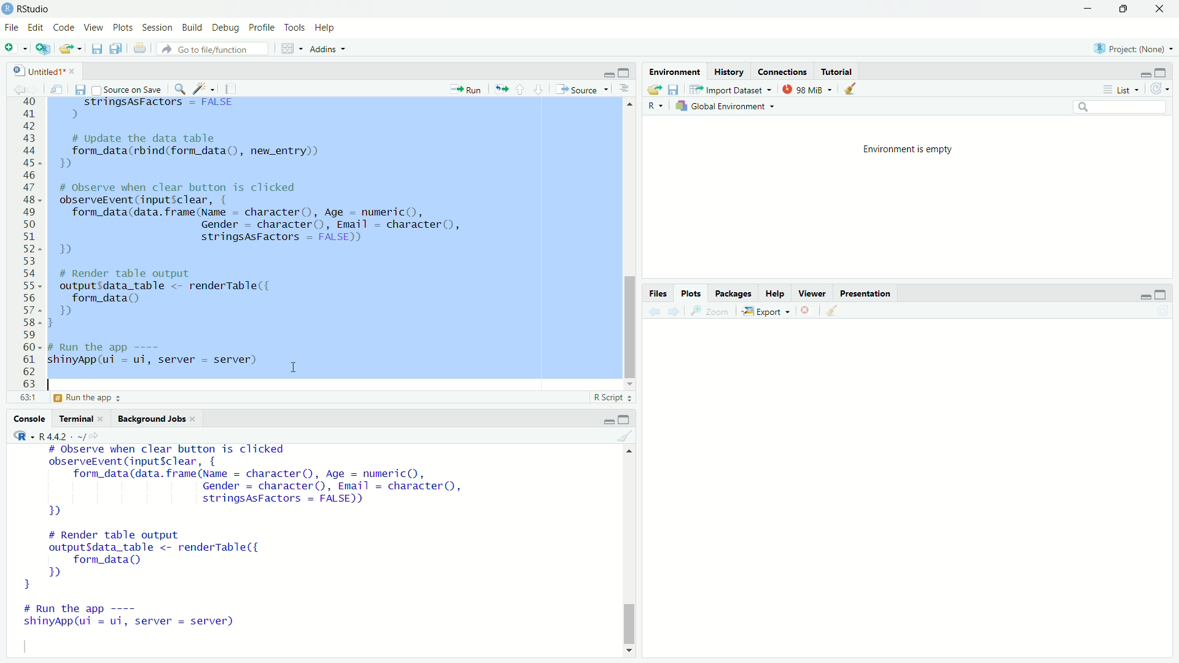 The height and width of the screenshot is (663, 1179). Describe the element at coordinates (779, 71) in the screenshot. I see `connections` at that location.